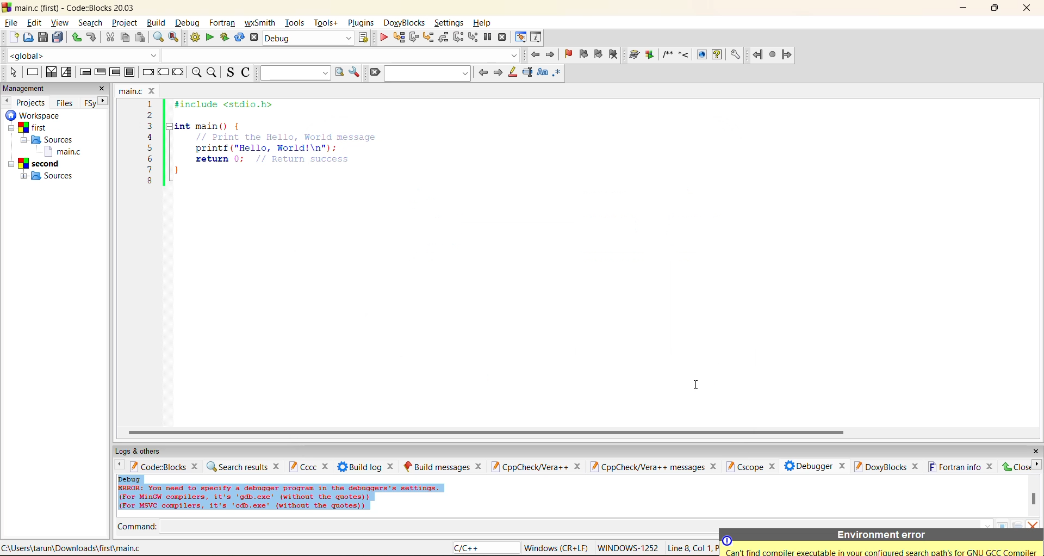  I want to click on help, so click(717, 54).